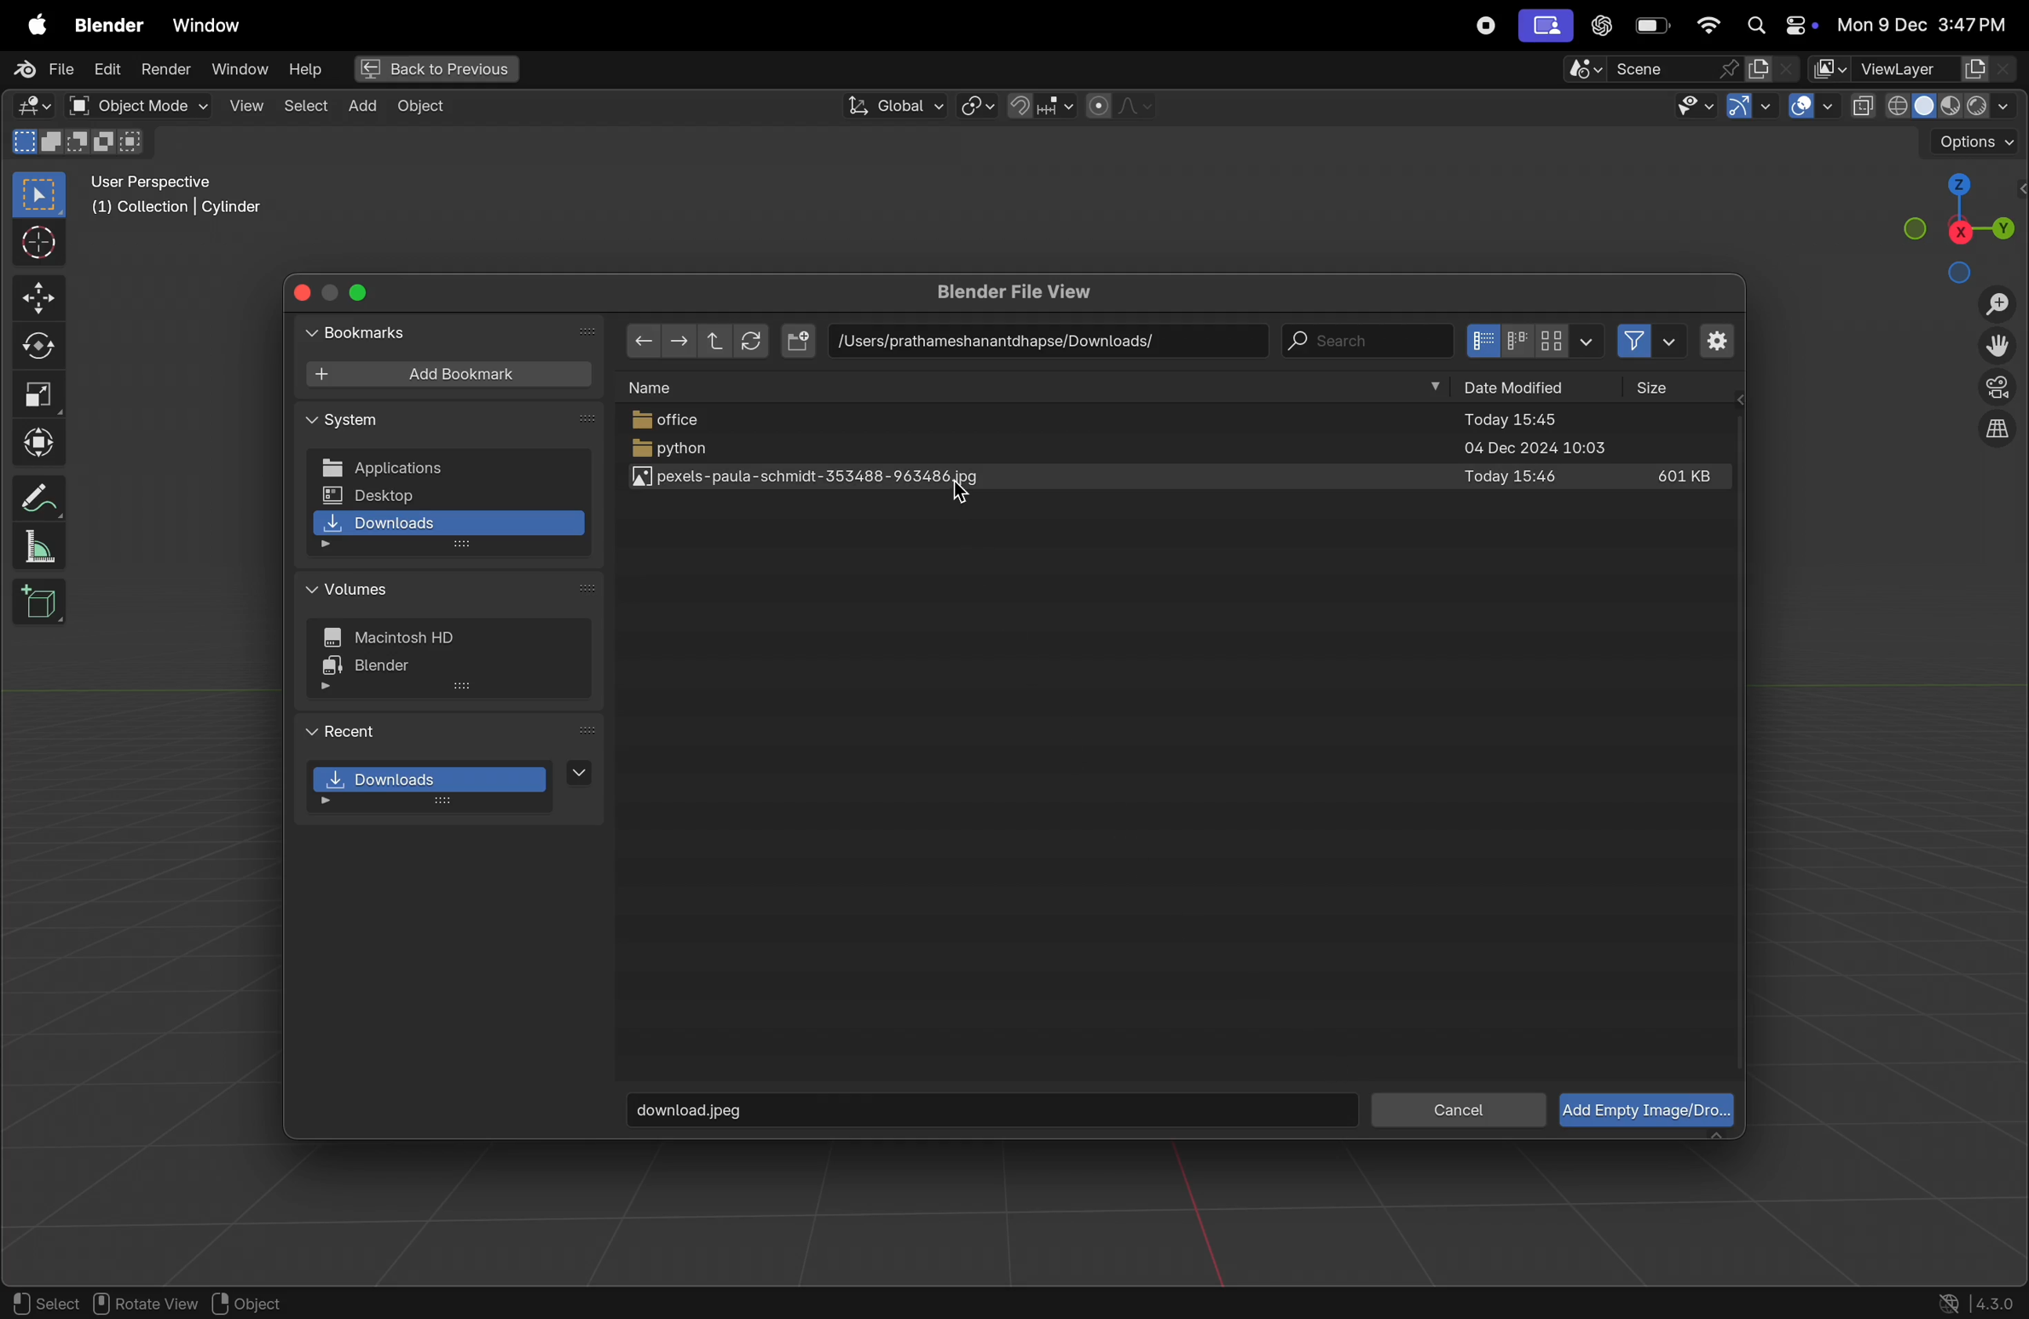 Image resolution: width=2029 pixels, height=1319 pixels. I want to click on move the view, so click(2001, 348).